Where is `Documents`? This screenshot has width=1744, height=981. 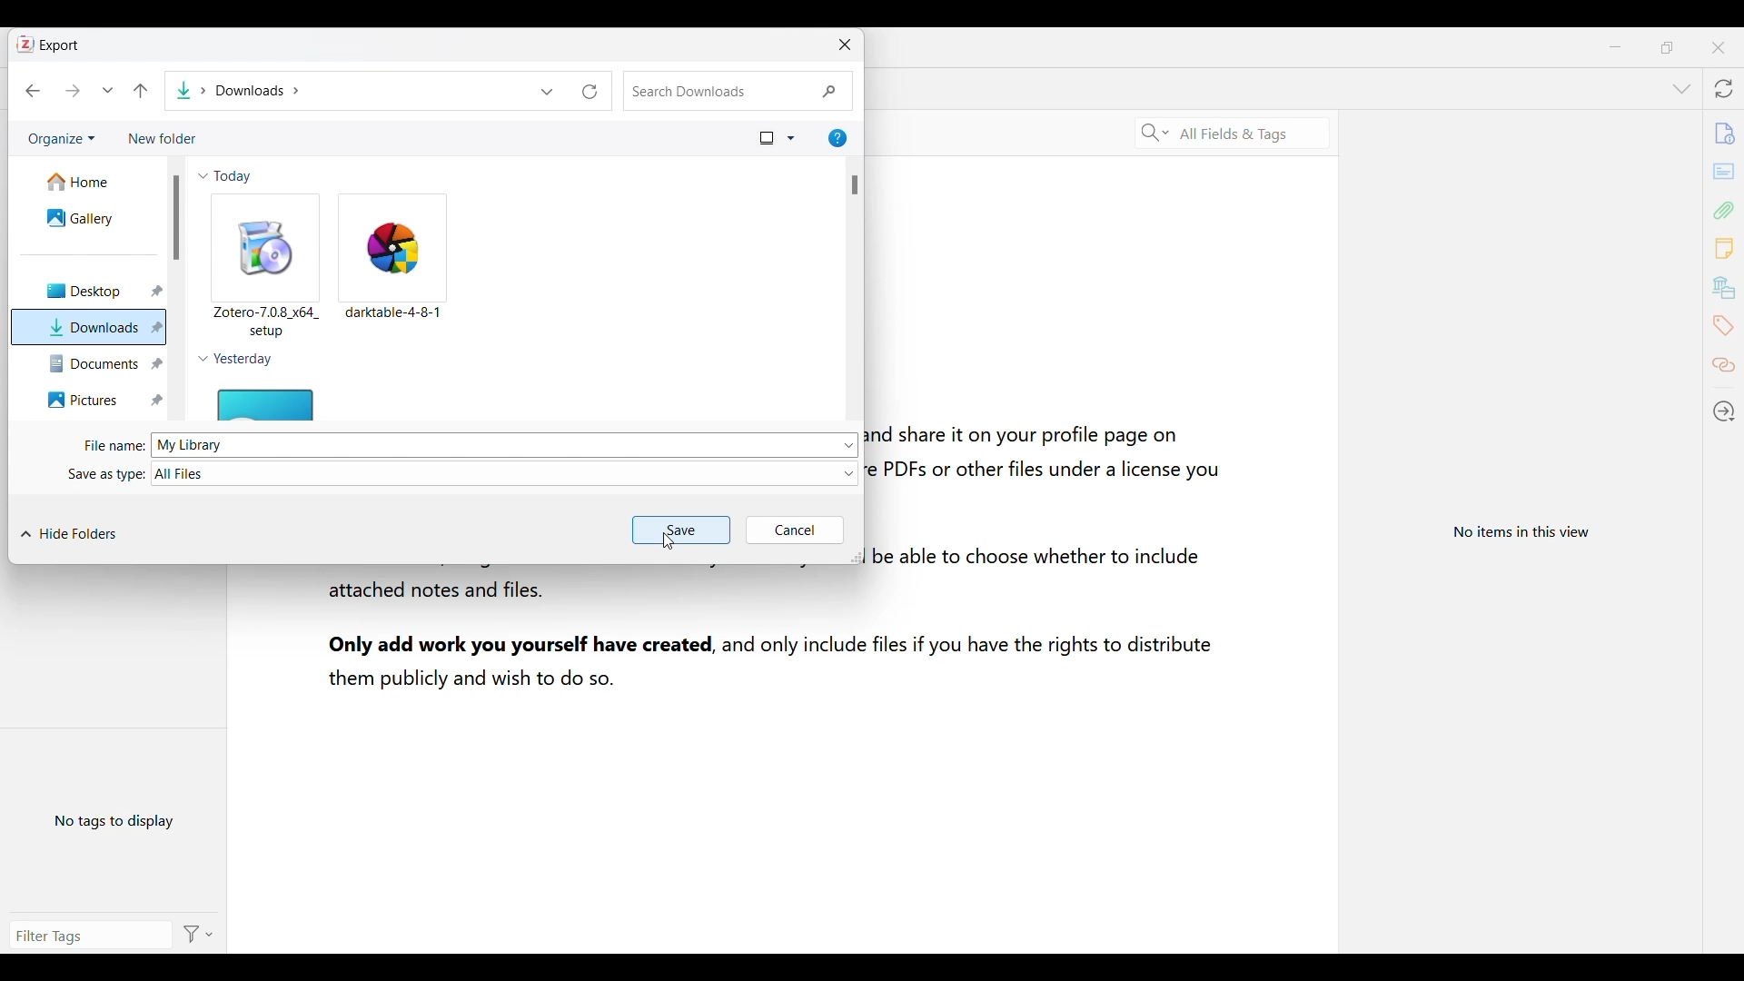
Documents is located at coordinates (87, 363).